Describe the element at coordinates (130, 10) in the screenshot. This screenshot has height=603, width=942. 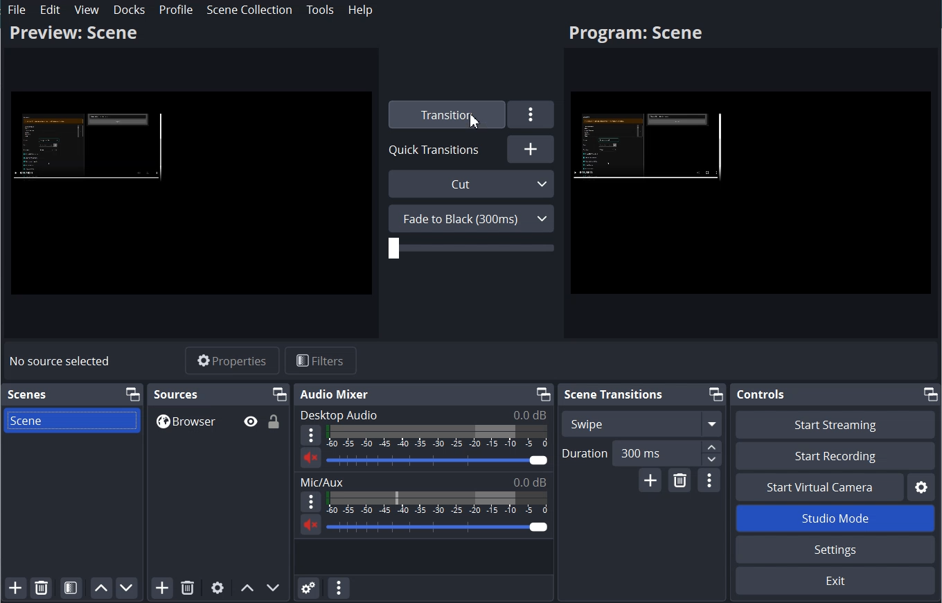
I see `Docks` at that location.